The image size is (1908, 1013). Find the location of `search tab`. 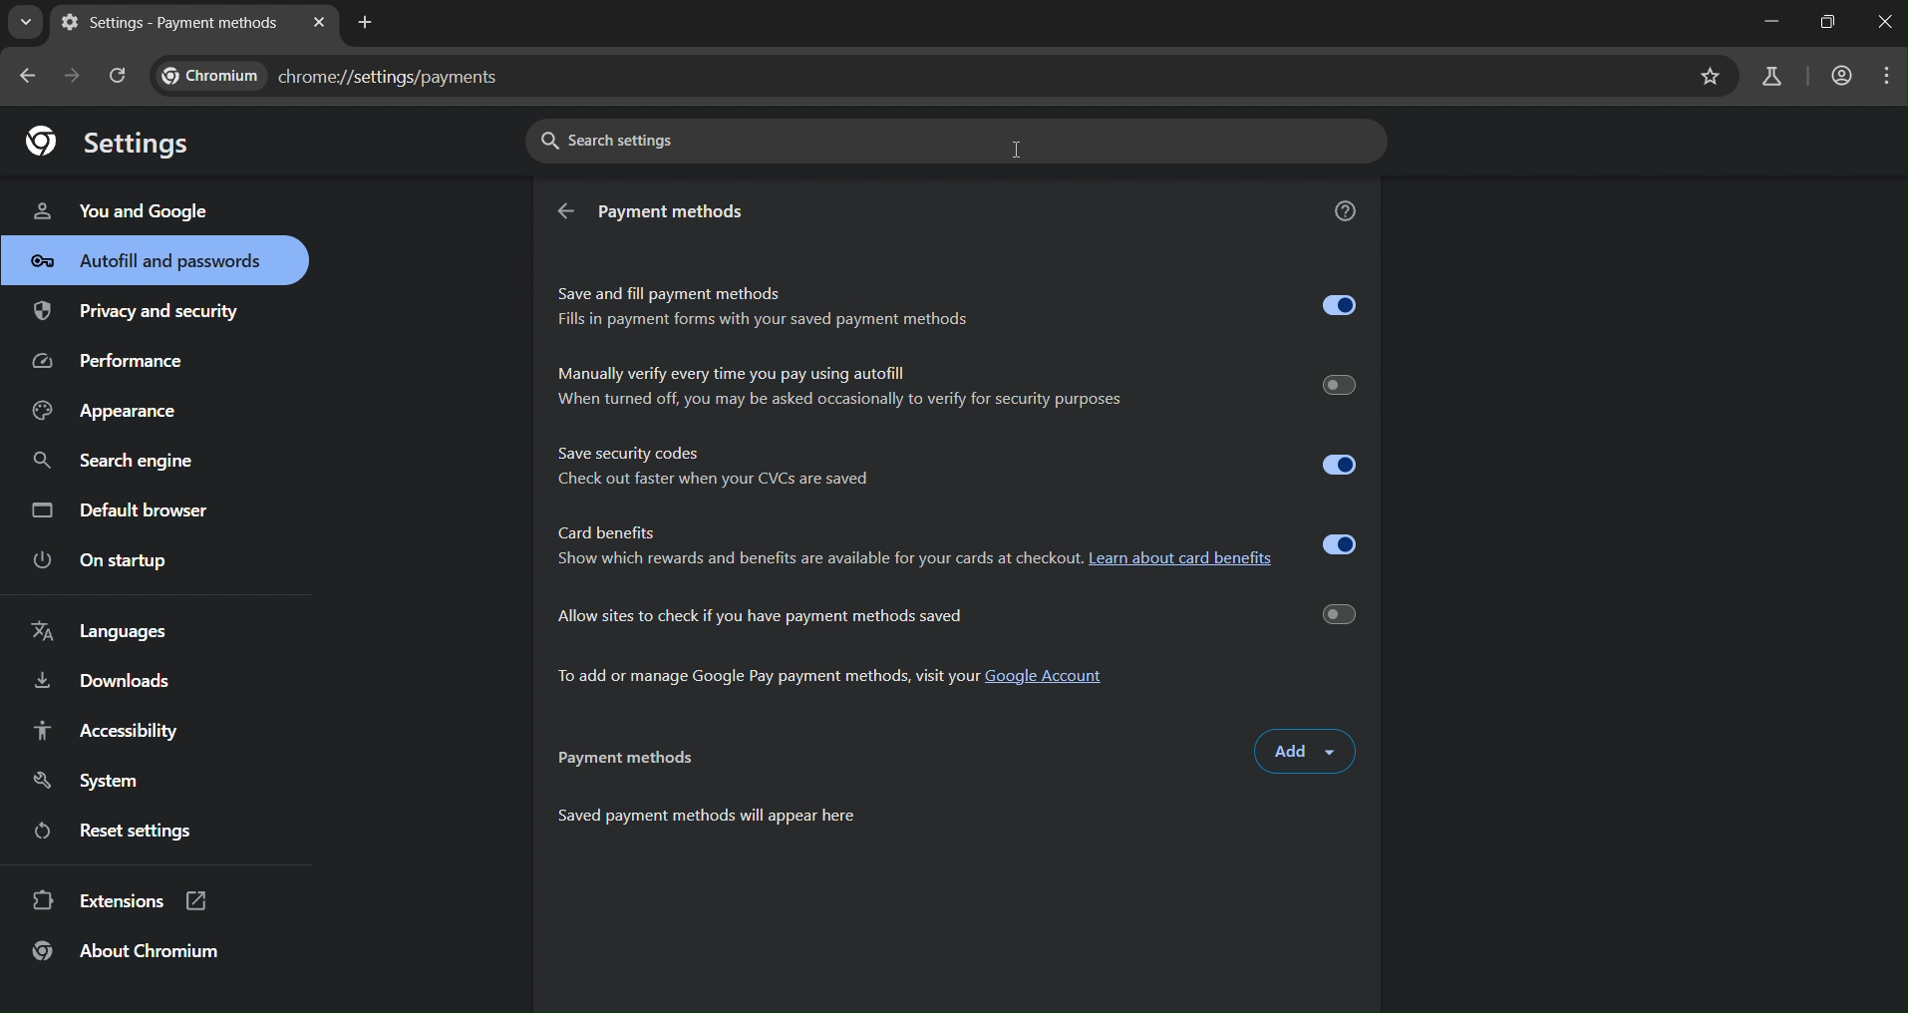

search tab is located at coordinates (25, 23).